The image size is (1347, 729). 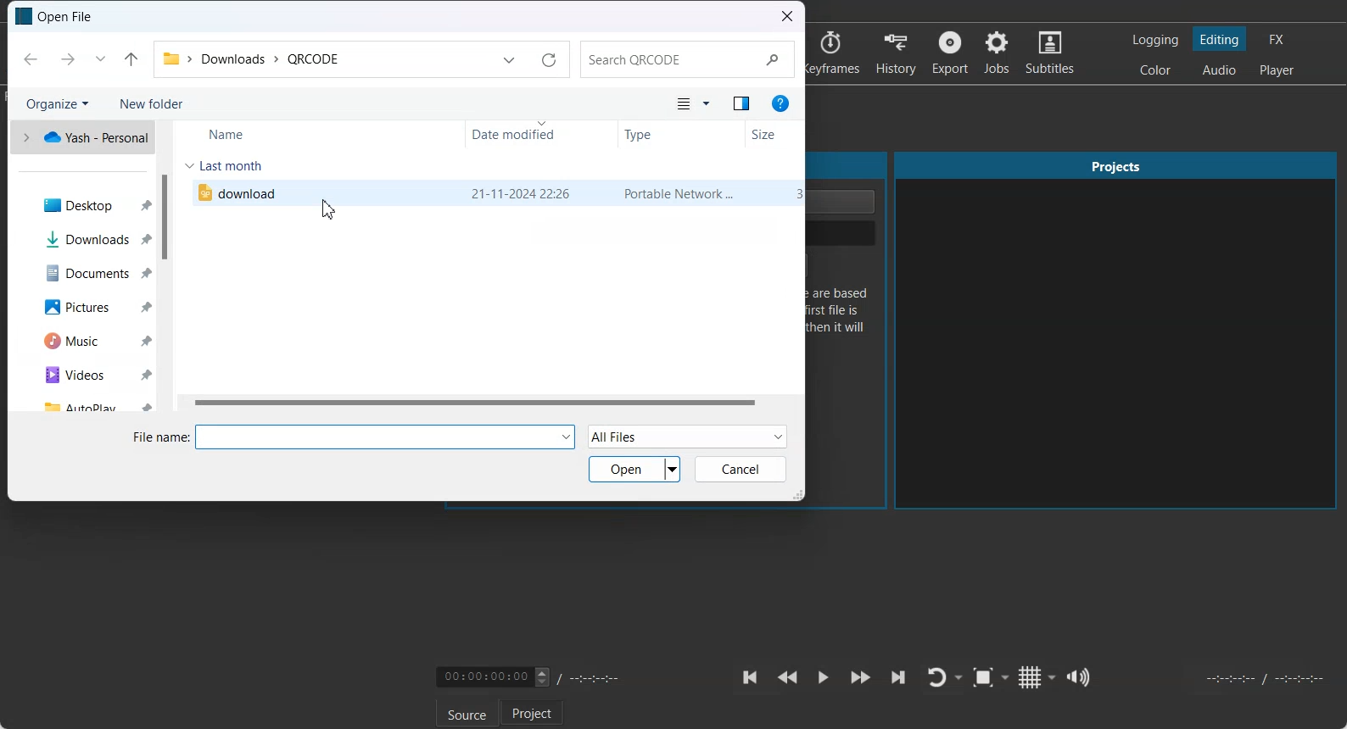 I want to click on Desktop, so click(x=81, y=203).